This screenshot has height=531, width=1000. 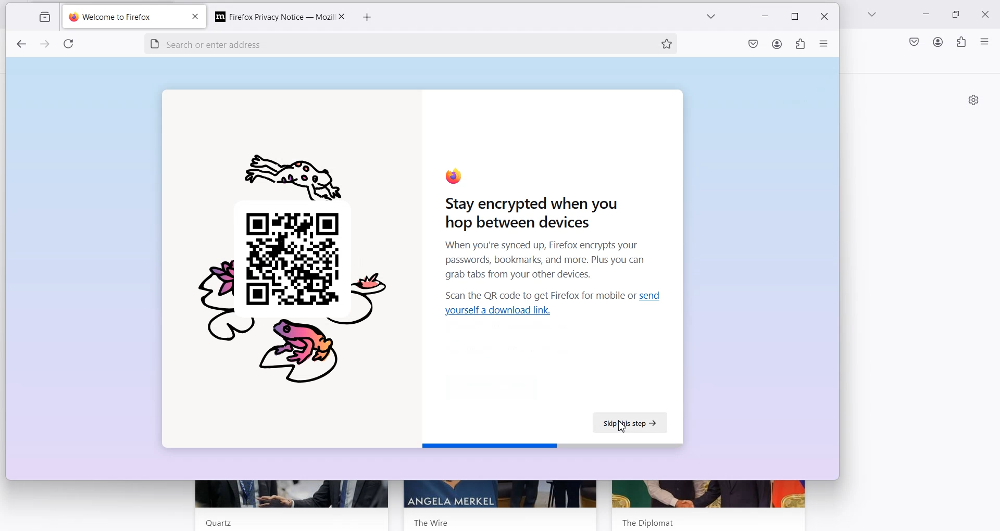 I want to click on Save to Pocket, so click(x=913, y=42).